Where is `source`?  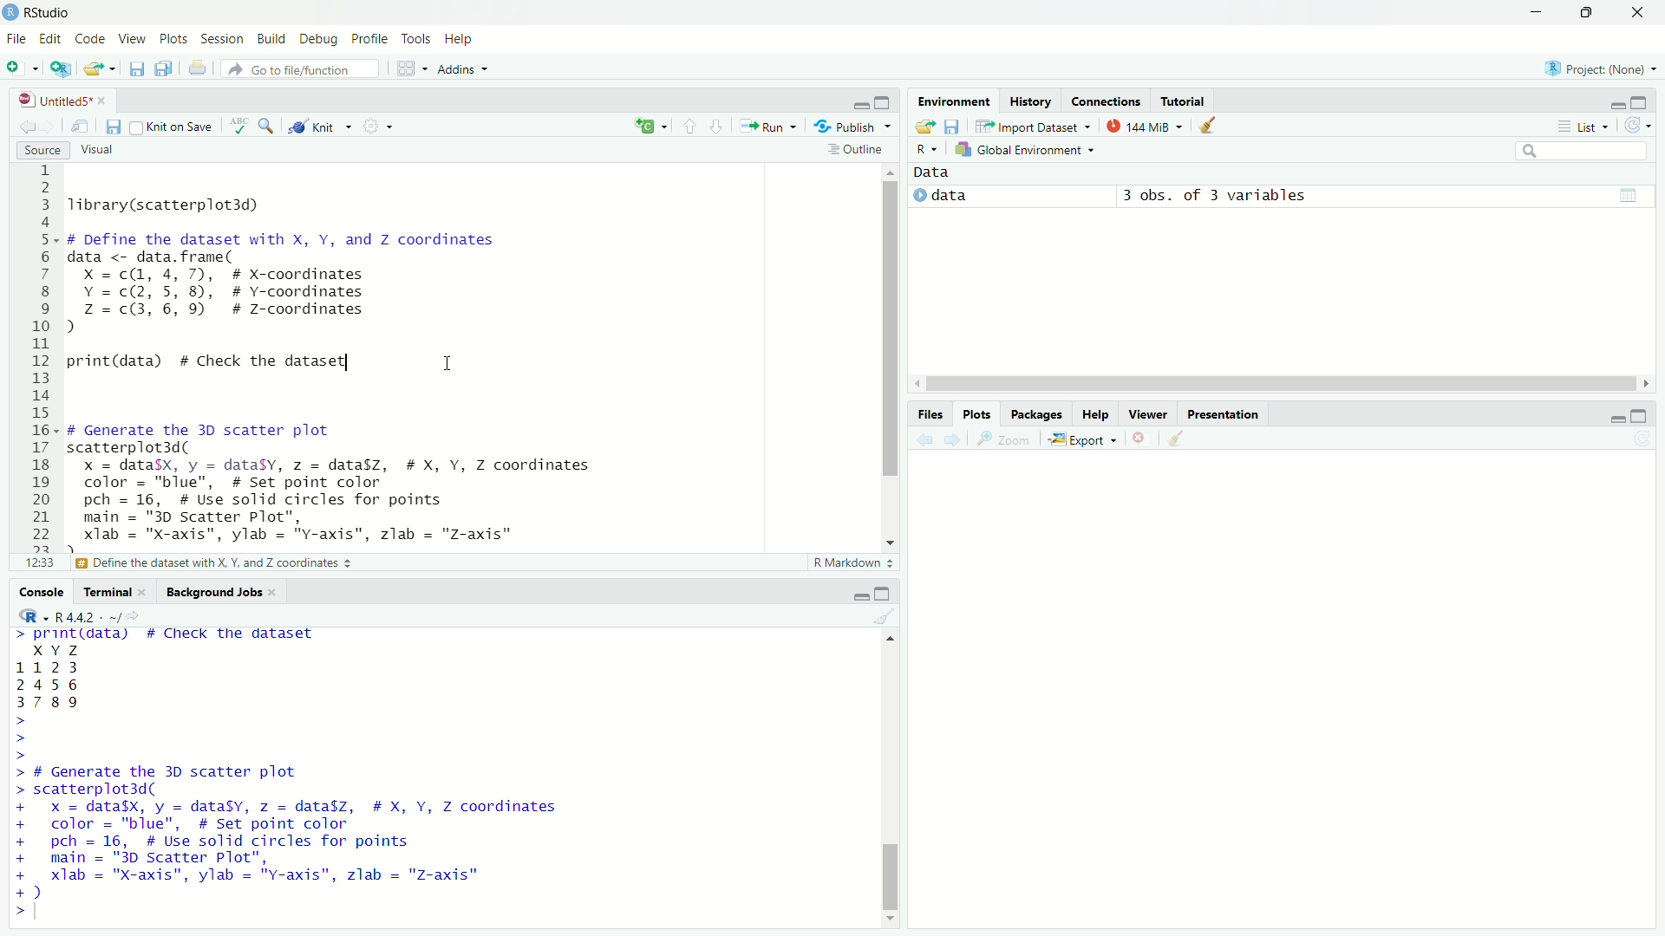 source is located at coordinates (33, 152).